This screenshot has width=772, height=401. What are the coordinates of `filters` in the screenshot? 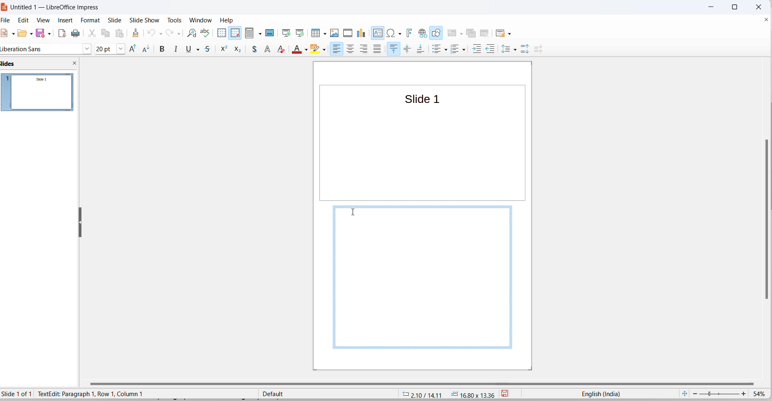 It's located at (399, 50).